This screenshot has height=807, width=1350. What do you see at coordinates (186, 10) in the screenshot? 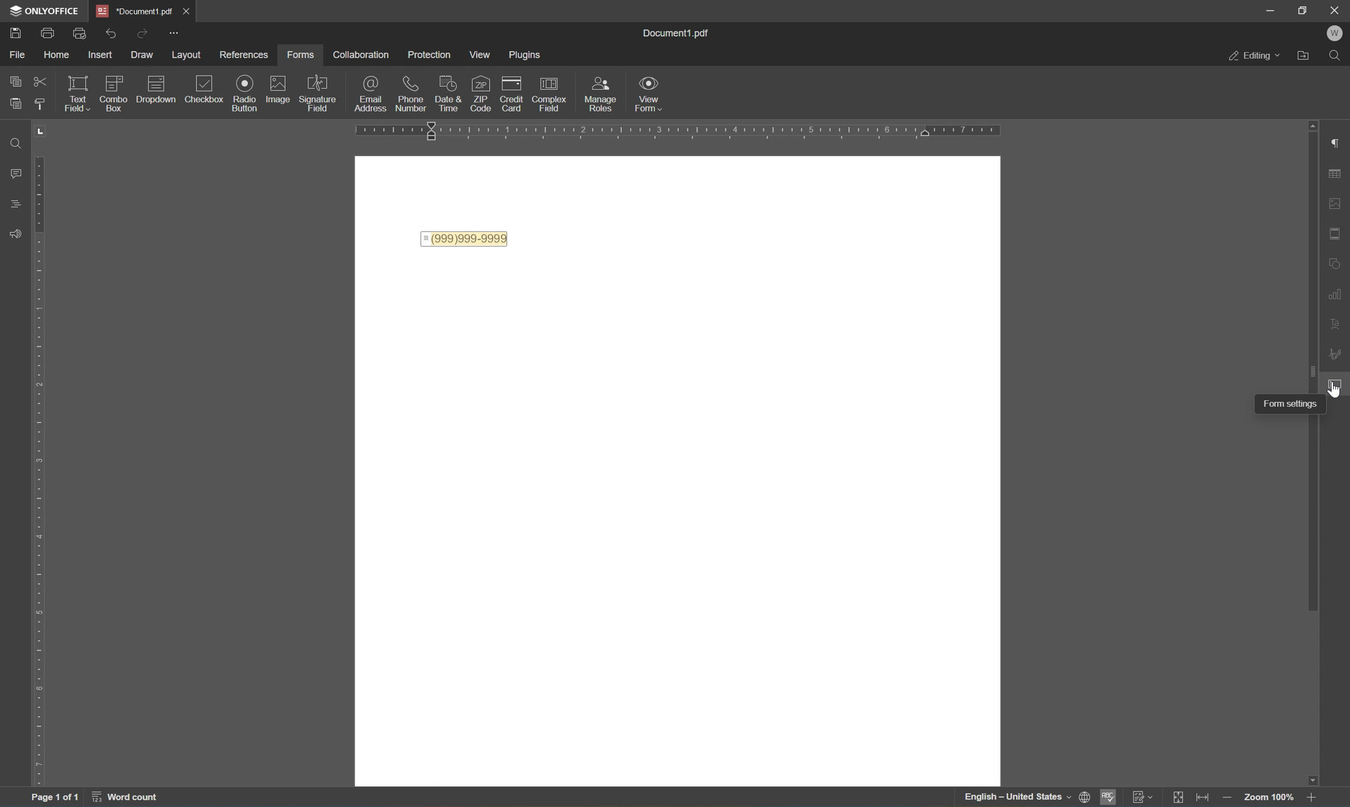
I see `close` at bounding box center [186, 10].